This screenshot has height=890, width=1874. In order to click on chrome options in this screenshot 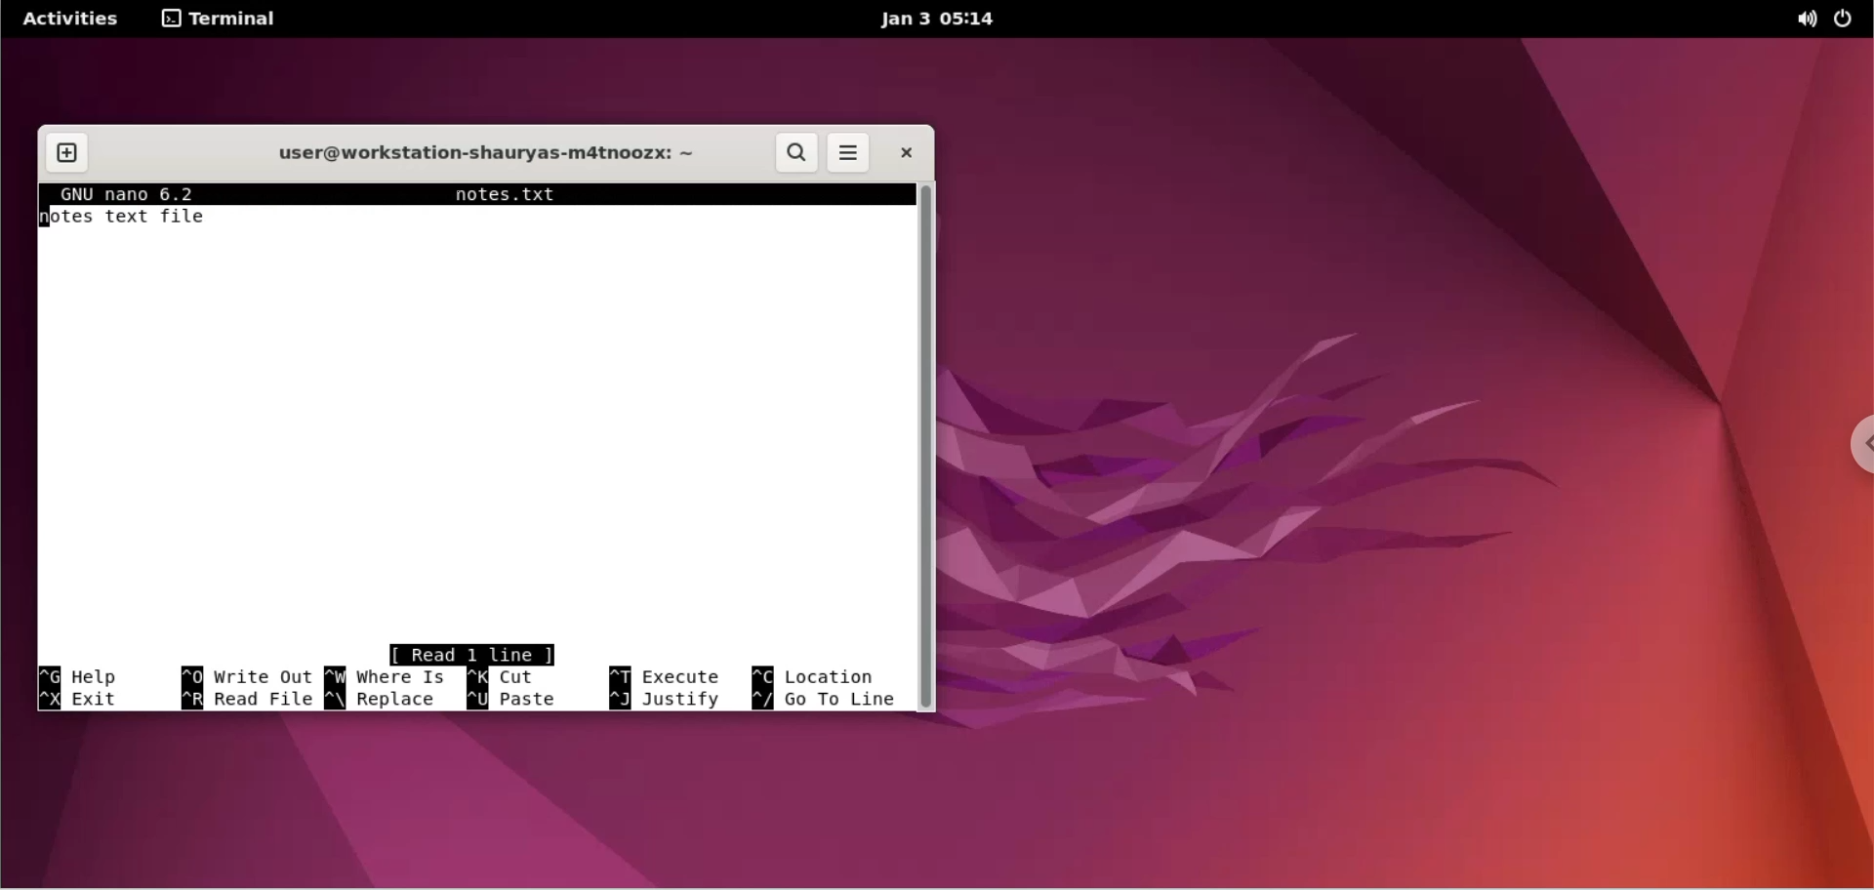, I will do `click(1846, 445)`.